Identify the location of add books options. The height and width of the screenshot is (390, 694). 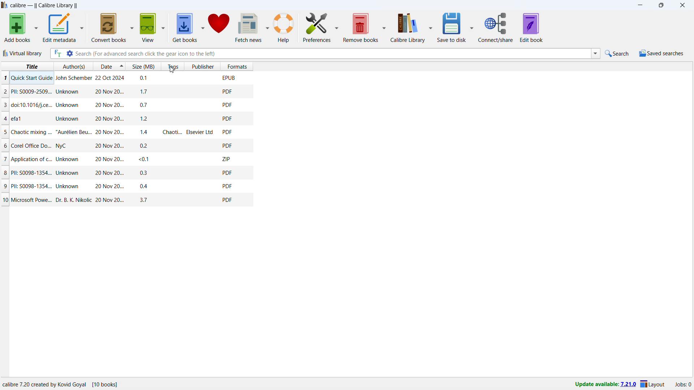
(37, 27).